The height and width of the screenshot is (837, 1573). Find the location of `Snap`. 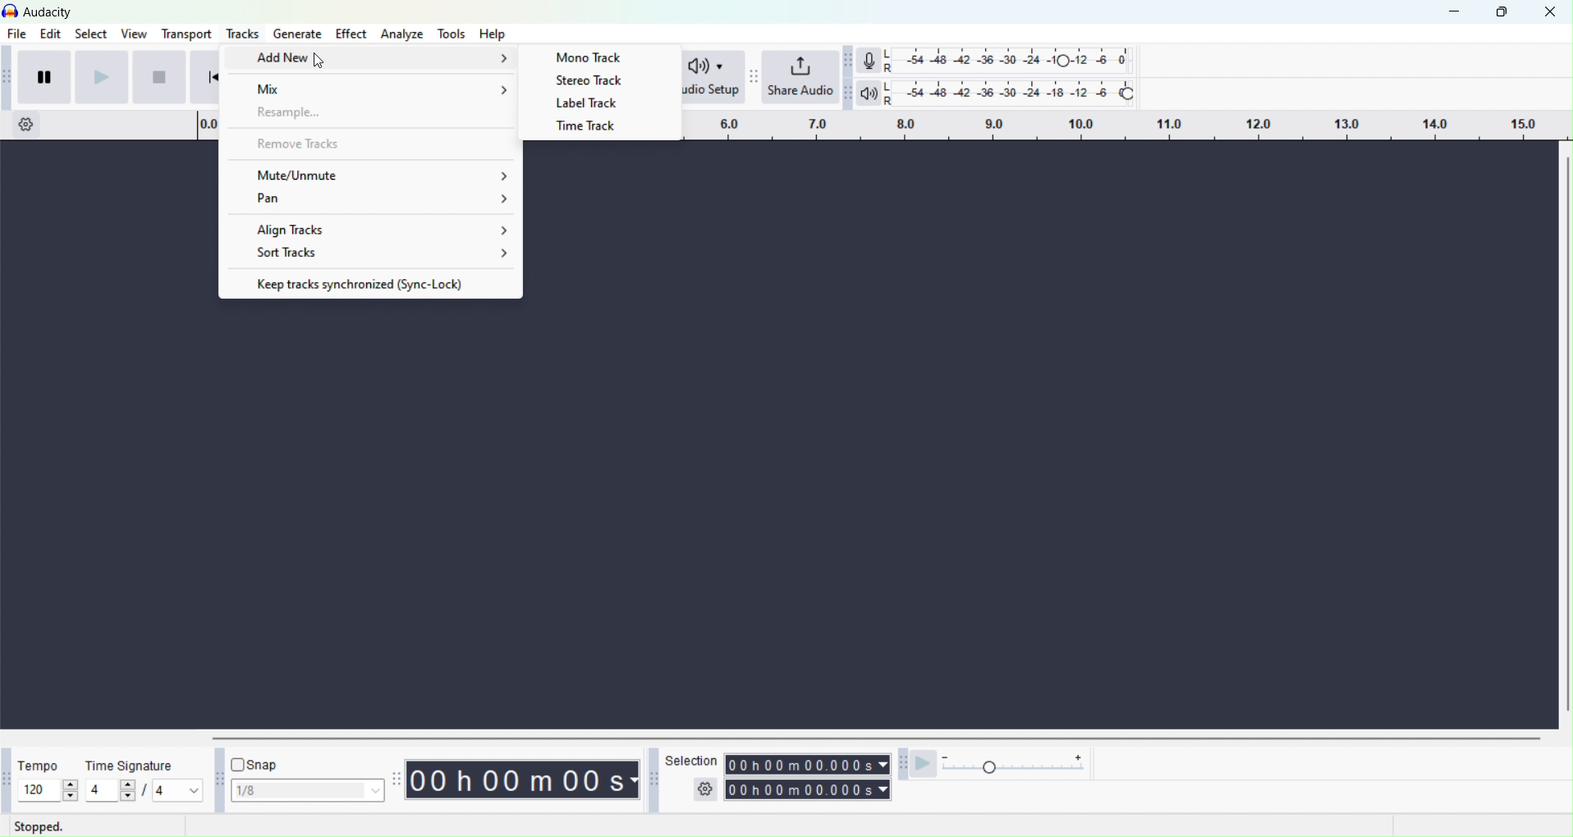

Snap is located at coordinates (262, 763).